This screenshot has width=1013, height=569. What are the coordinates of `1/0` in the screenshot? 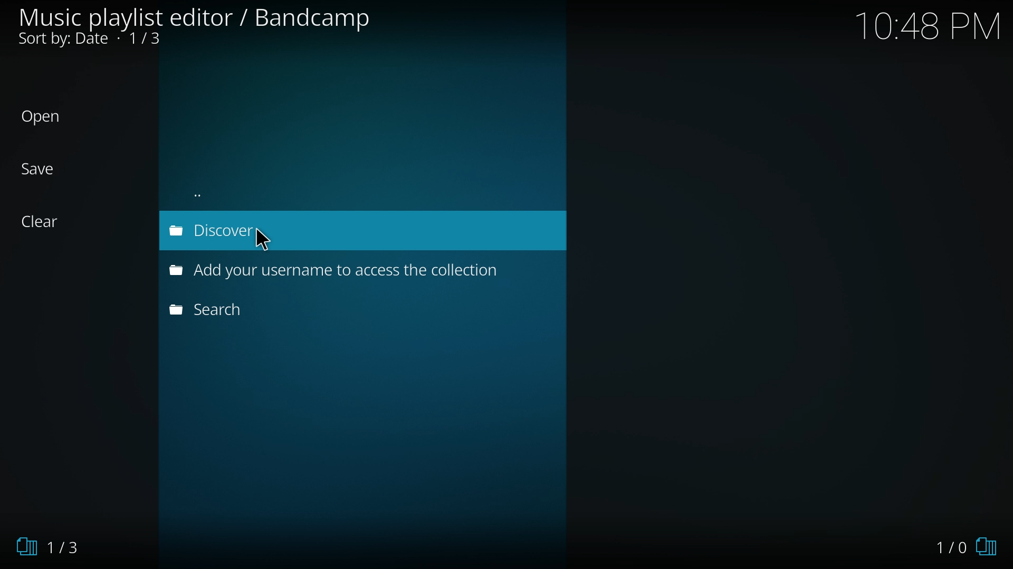 It's located at (964, 545).